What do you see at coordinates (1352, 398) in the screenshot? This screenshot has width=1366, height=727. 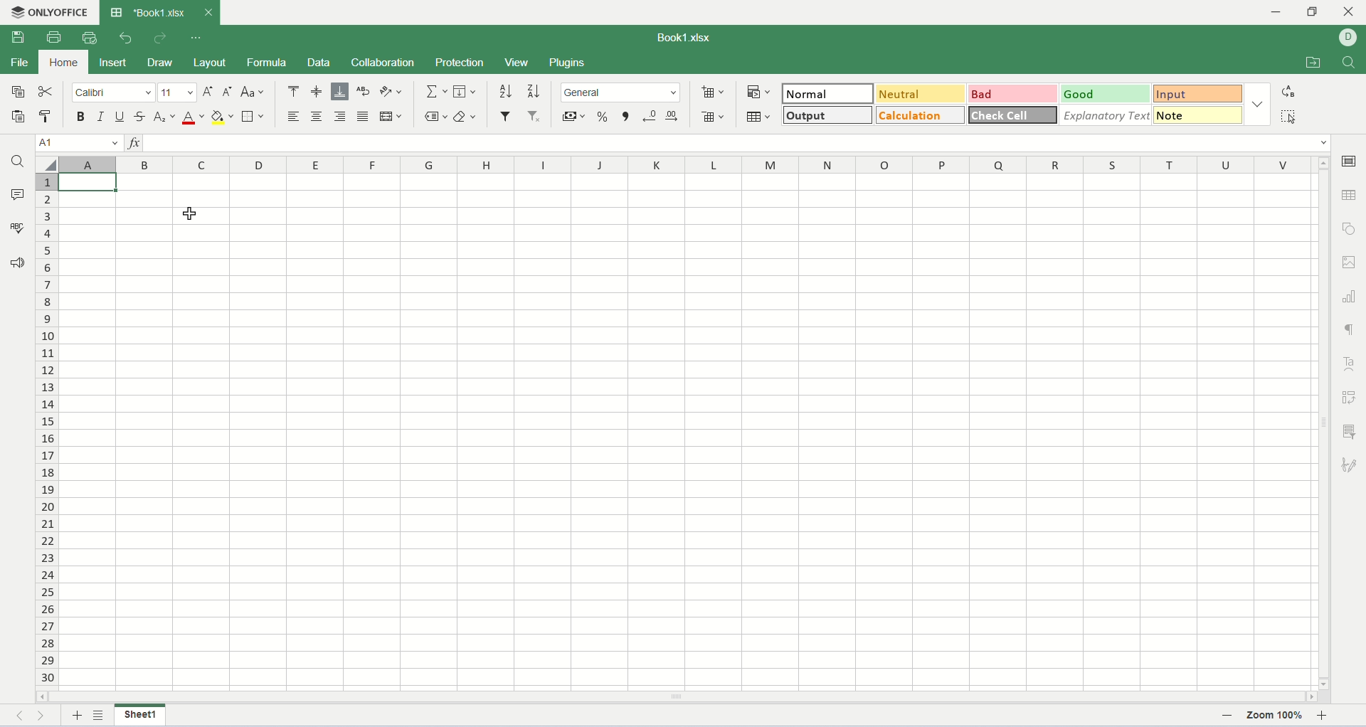 I see `pivot settings` at bounding box center [1352, 398].